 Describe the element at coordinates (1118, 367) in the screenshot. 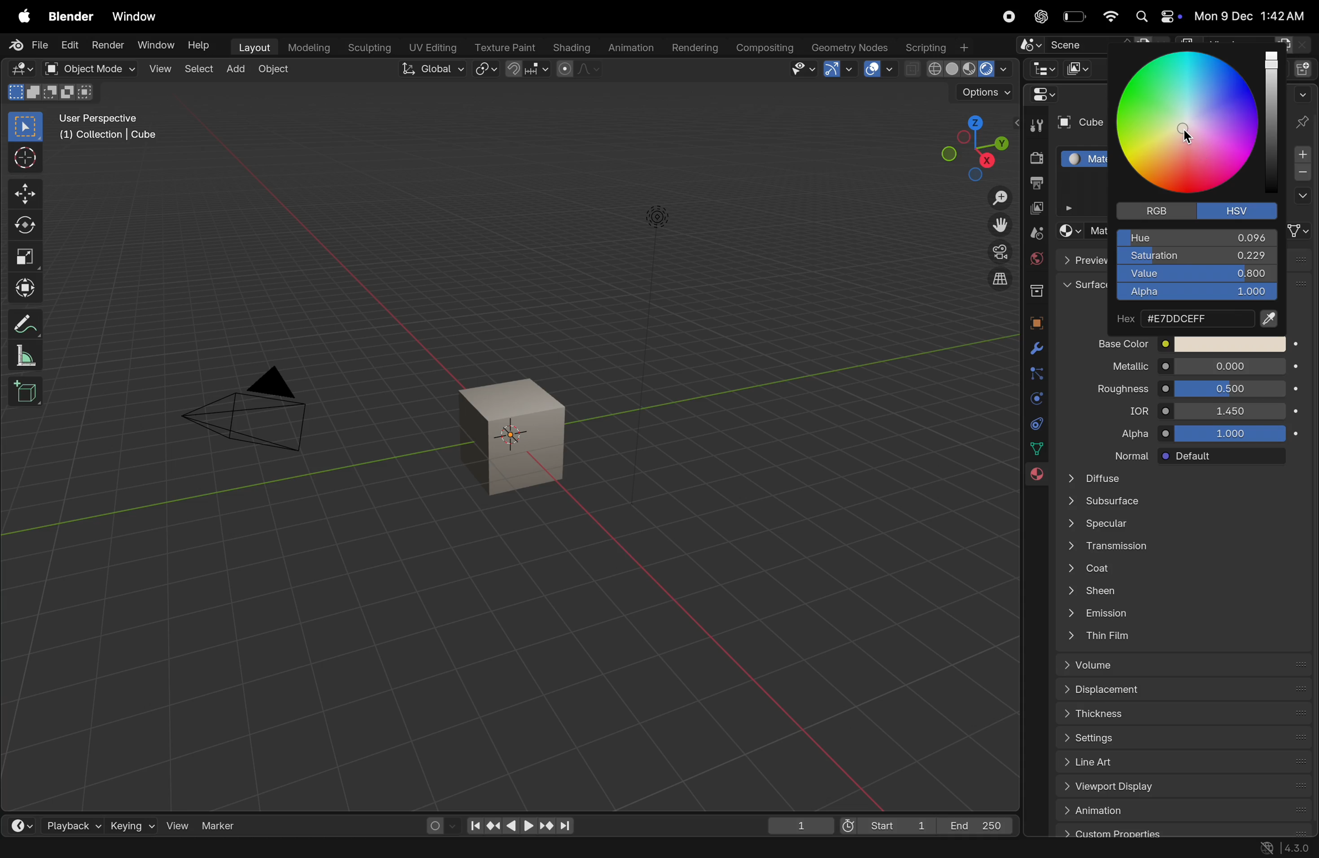

I see `metallic` at that location.